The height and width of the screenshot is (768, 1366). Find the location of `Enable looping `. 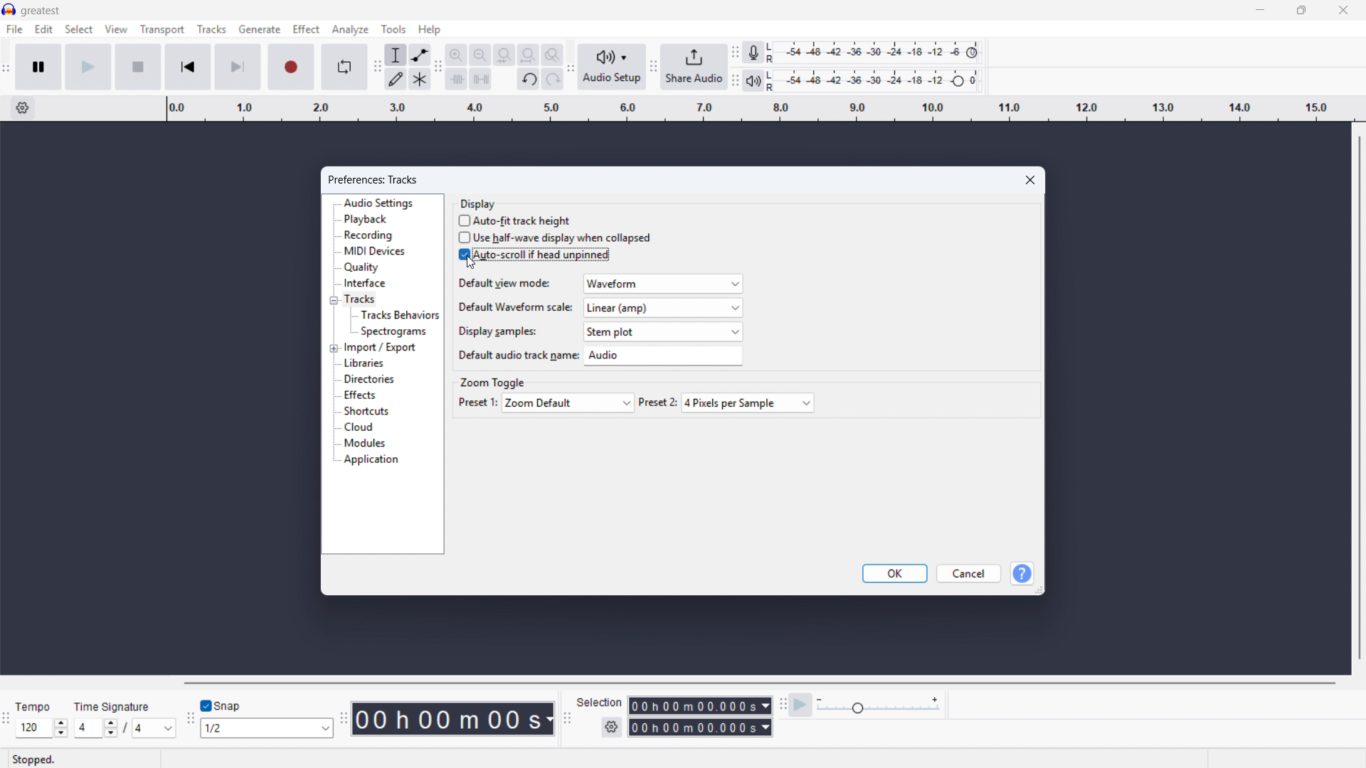

Enable looping  is located at coordinates (345, 67).